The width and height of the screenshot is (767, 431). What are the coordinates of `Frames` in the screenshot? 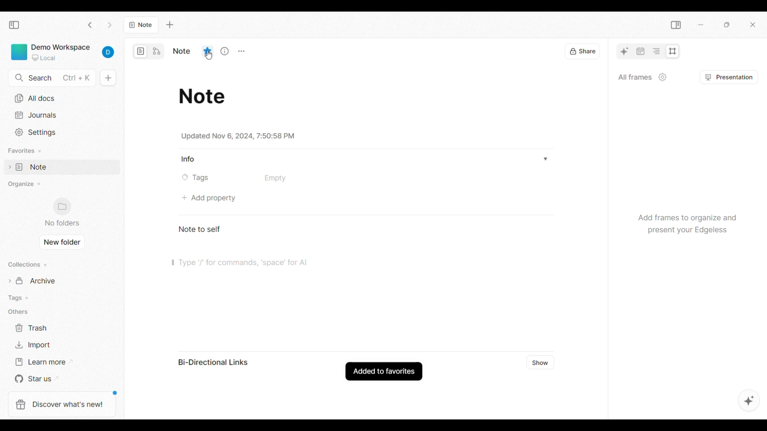 It's located at (672, 51).